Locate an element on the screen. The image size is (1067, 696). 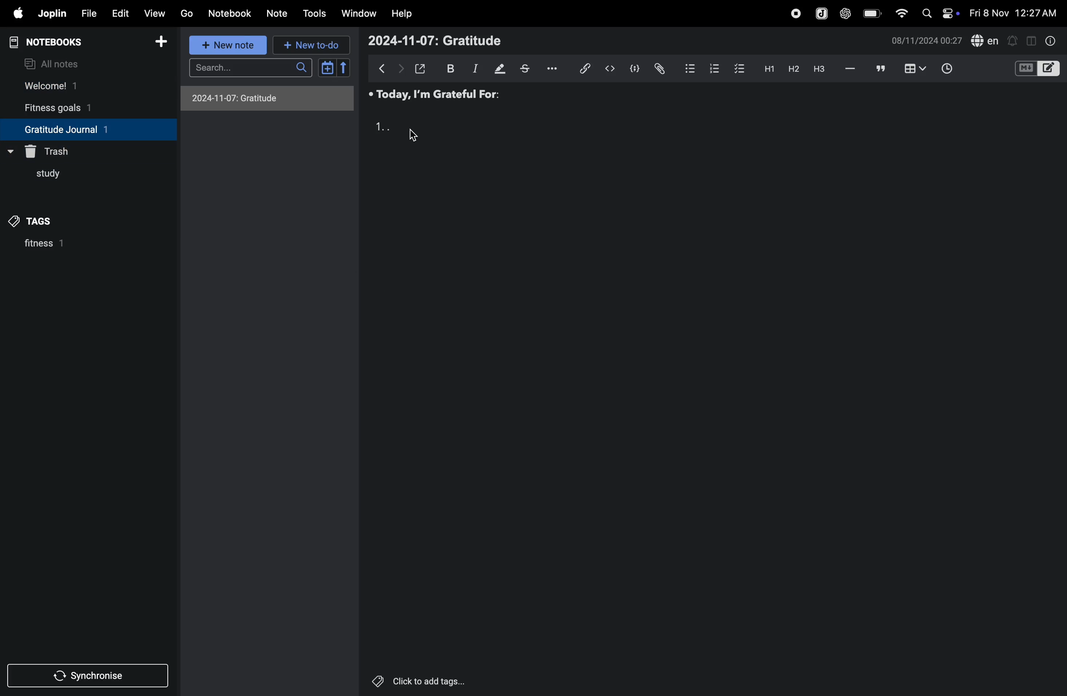
italic is located at coordinates (474, 70).